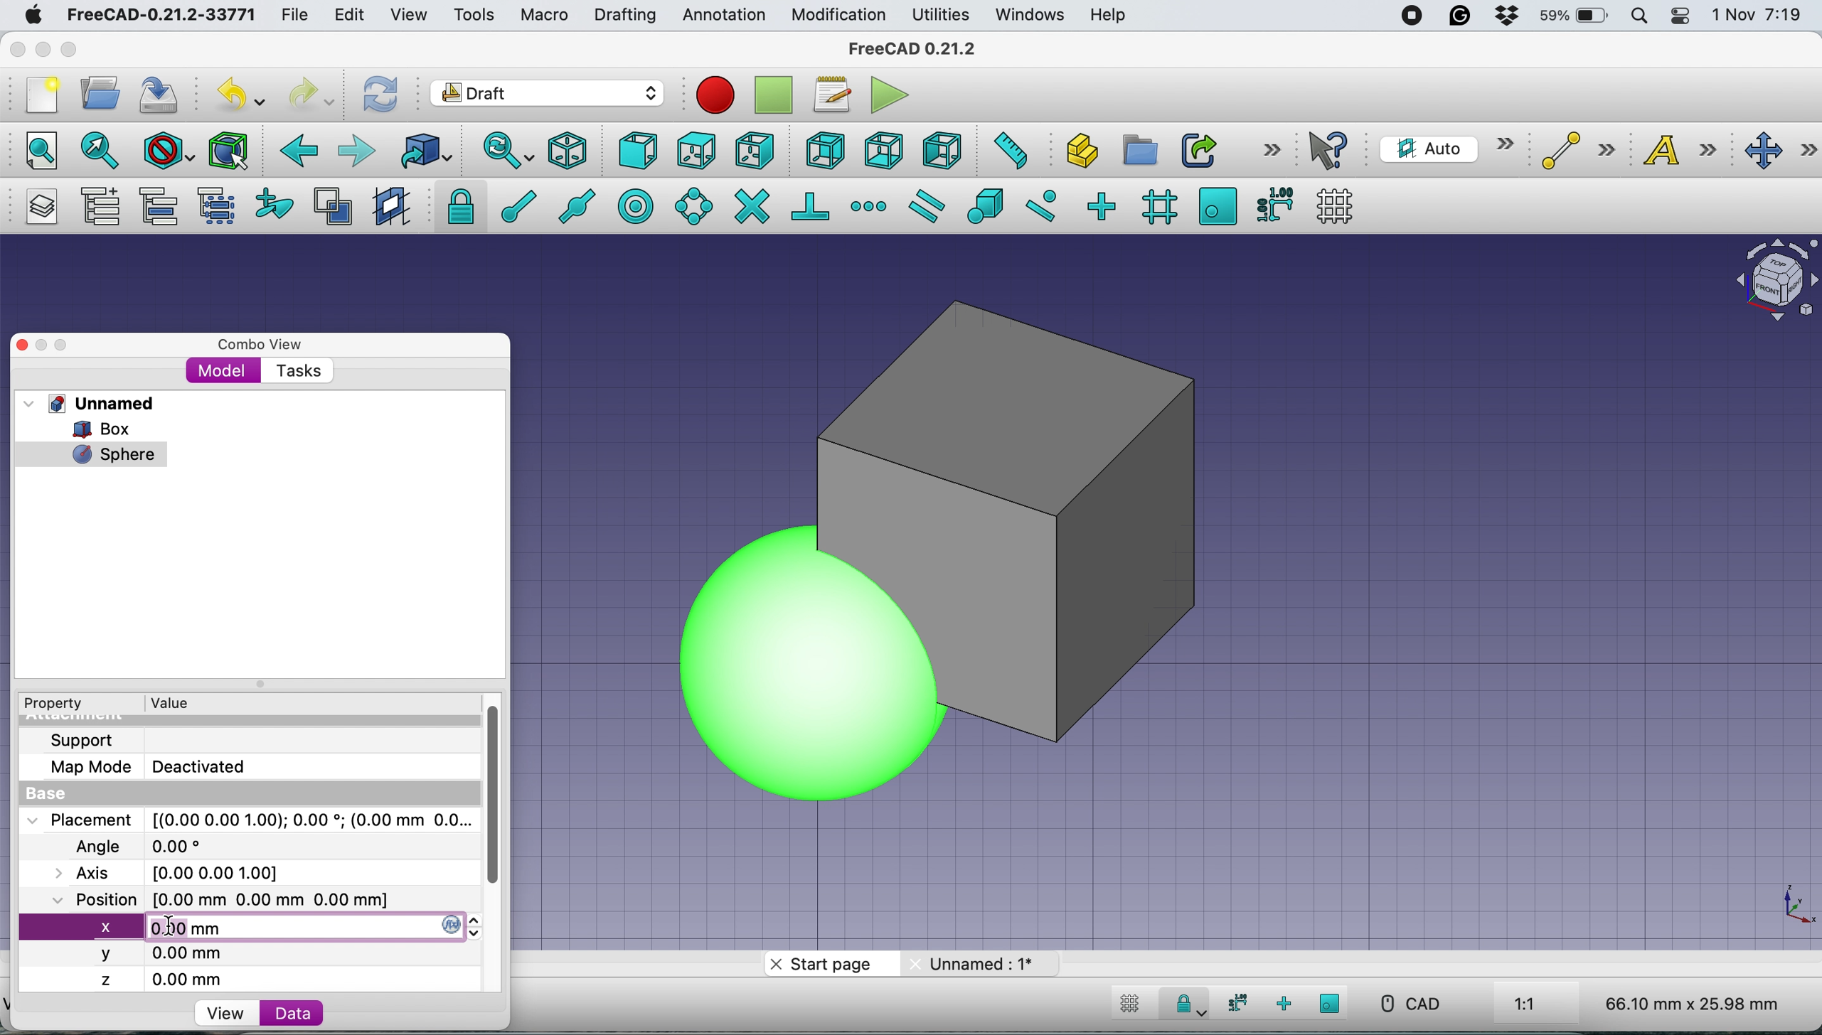 The image size is (1822, 1035). What do you see at coordinates (1218, 205) in the screenshot?
I see `snap working plane` at bounding box center [1218, 205].